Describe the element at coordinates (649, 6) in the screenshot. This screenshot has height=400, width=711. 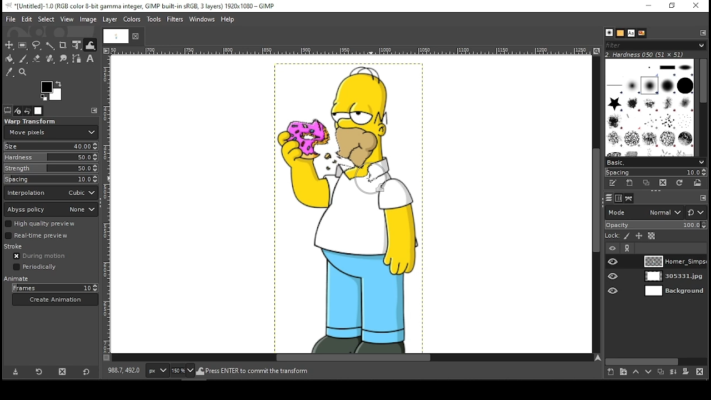
I see `minimize` at that location.